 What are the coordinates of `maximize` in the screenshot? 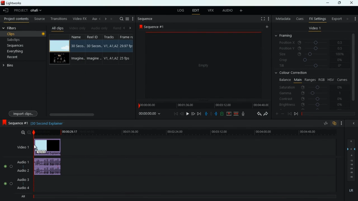 It's located at (338, 3).